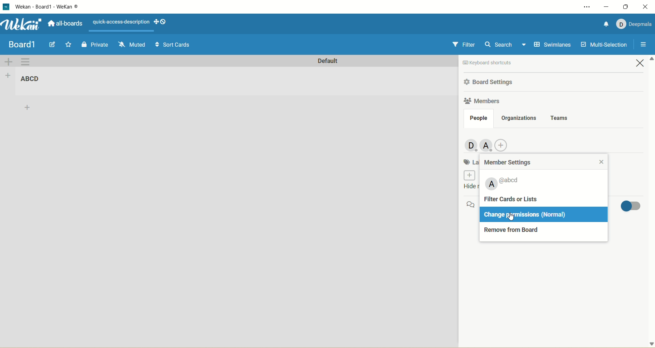  I want to click on cursor, so click(513, 219).